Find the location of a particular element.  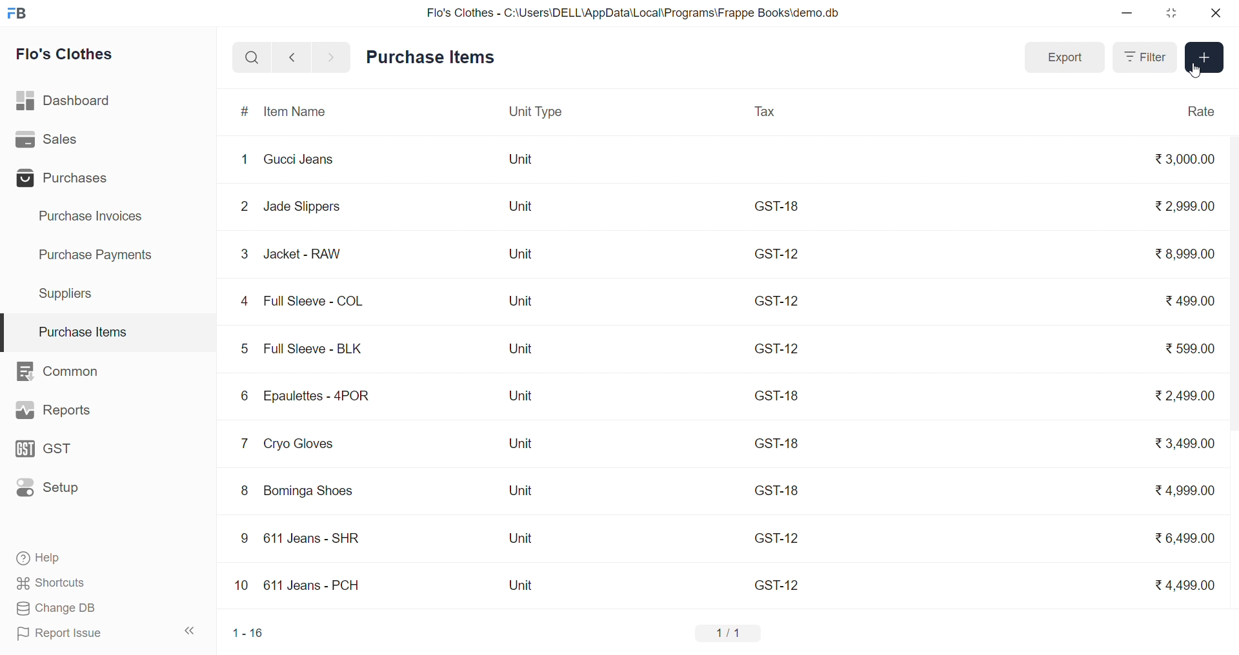

Purchase Payments is located at coordinates (100, 255).